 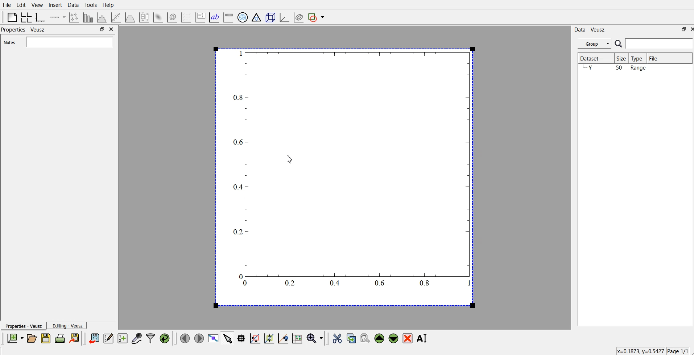 What do you see at coordinates (269, 339) in the screenshot?
I see `click to zoom out graph axes` at bounding box center [269, 339].